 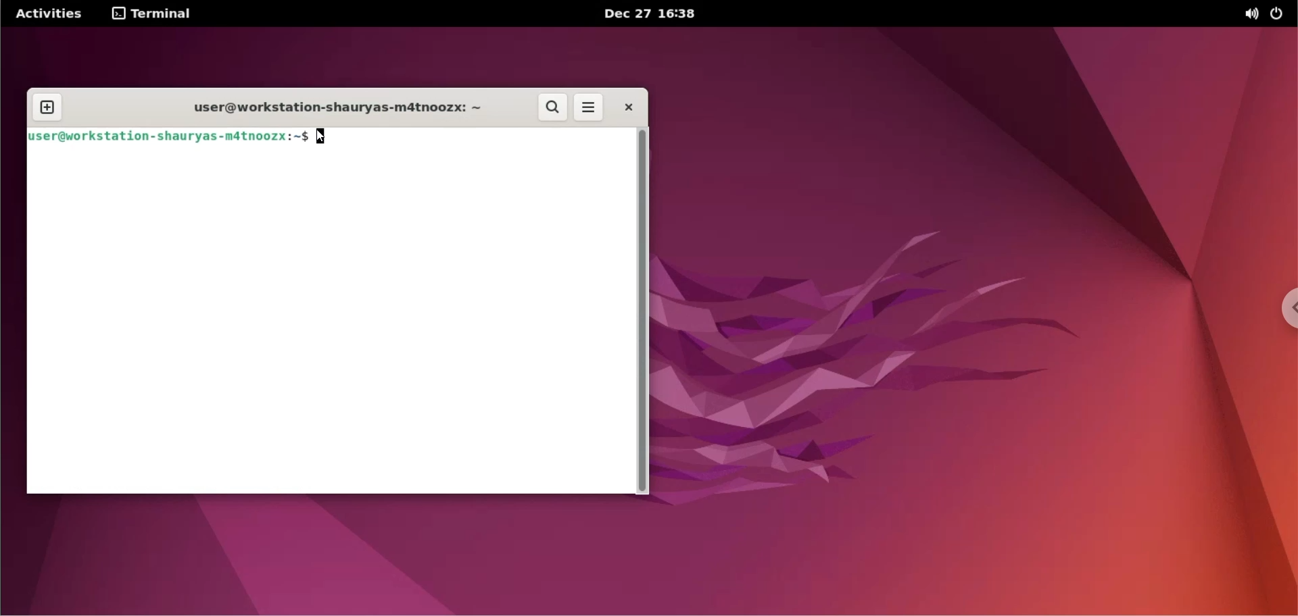 I want to click on user@workstation-shauryas-m4tnoozx: ~$, so click(x=169, y=137).